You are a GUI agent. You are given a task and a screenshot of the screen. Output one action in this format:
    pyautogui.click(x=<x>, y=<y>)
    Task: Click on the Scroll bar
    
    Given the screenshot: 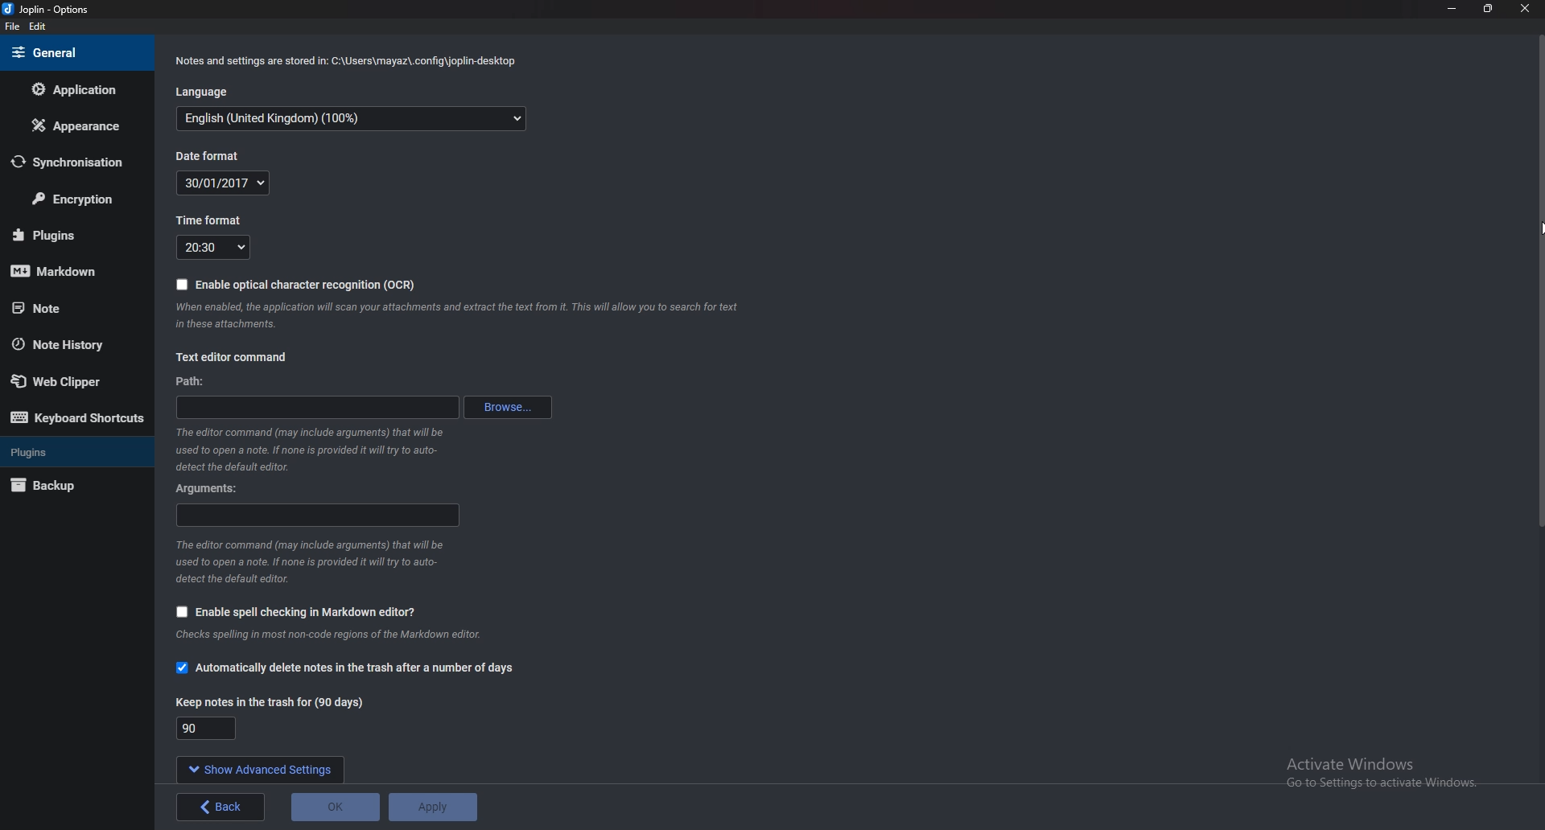 What is the action you would take?
    pyautogui.click(x=1540, y=409)
    